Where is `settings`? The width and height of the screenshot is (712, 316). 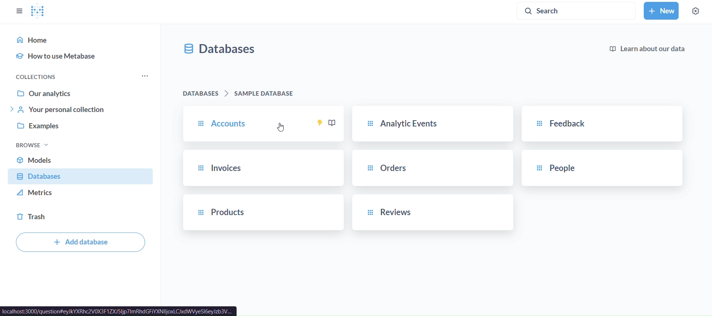
settings is located at coordinates (696, 11).